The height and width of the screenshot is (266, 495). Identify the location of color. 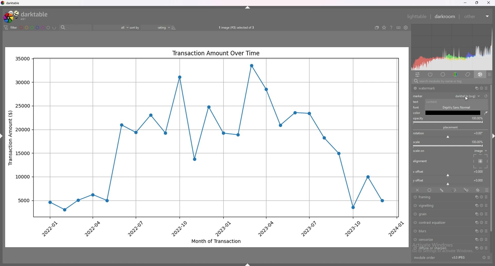
(455, 74).